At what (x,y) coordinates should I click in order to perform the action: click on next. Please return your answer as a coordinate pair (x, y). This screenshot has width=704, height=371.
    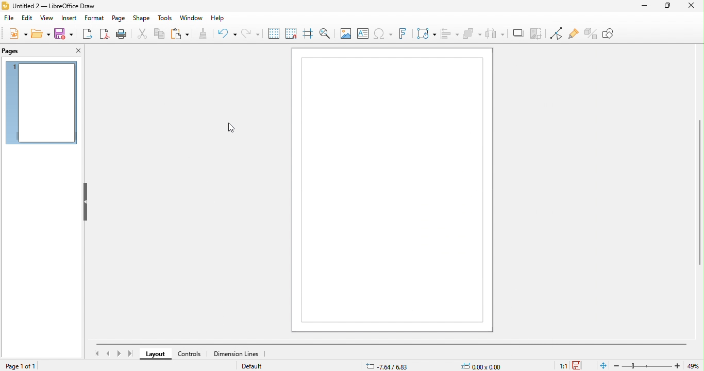
    Looking at the image, I should click on (118, 354).